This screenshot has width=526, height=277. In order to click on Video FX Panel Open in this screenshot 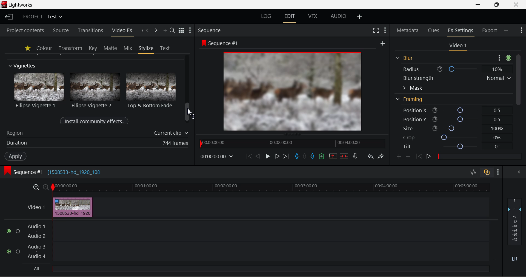, I will do `click(124, 31)`.